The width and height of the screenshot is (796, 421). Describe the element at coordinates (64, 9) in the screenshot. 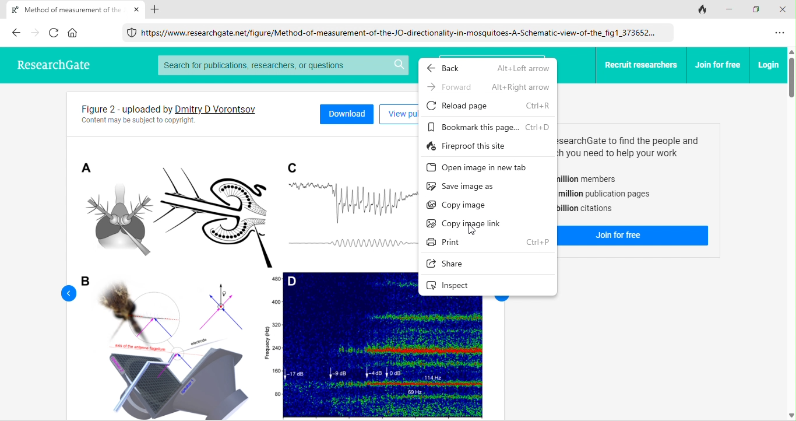

I see `Metho of measurement - tab name ` at that location.